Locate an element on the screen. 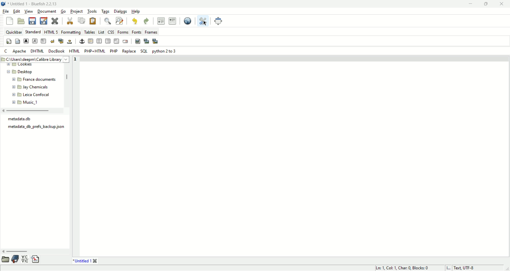 This screenshot has height=271, width=510. emphasis is located at coordinates (35, 41).